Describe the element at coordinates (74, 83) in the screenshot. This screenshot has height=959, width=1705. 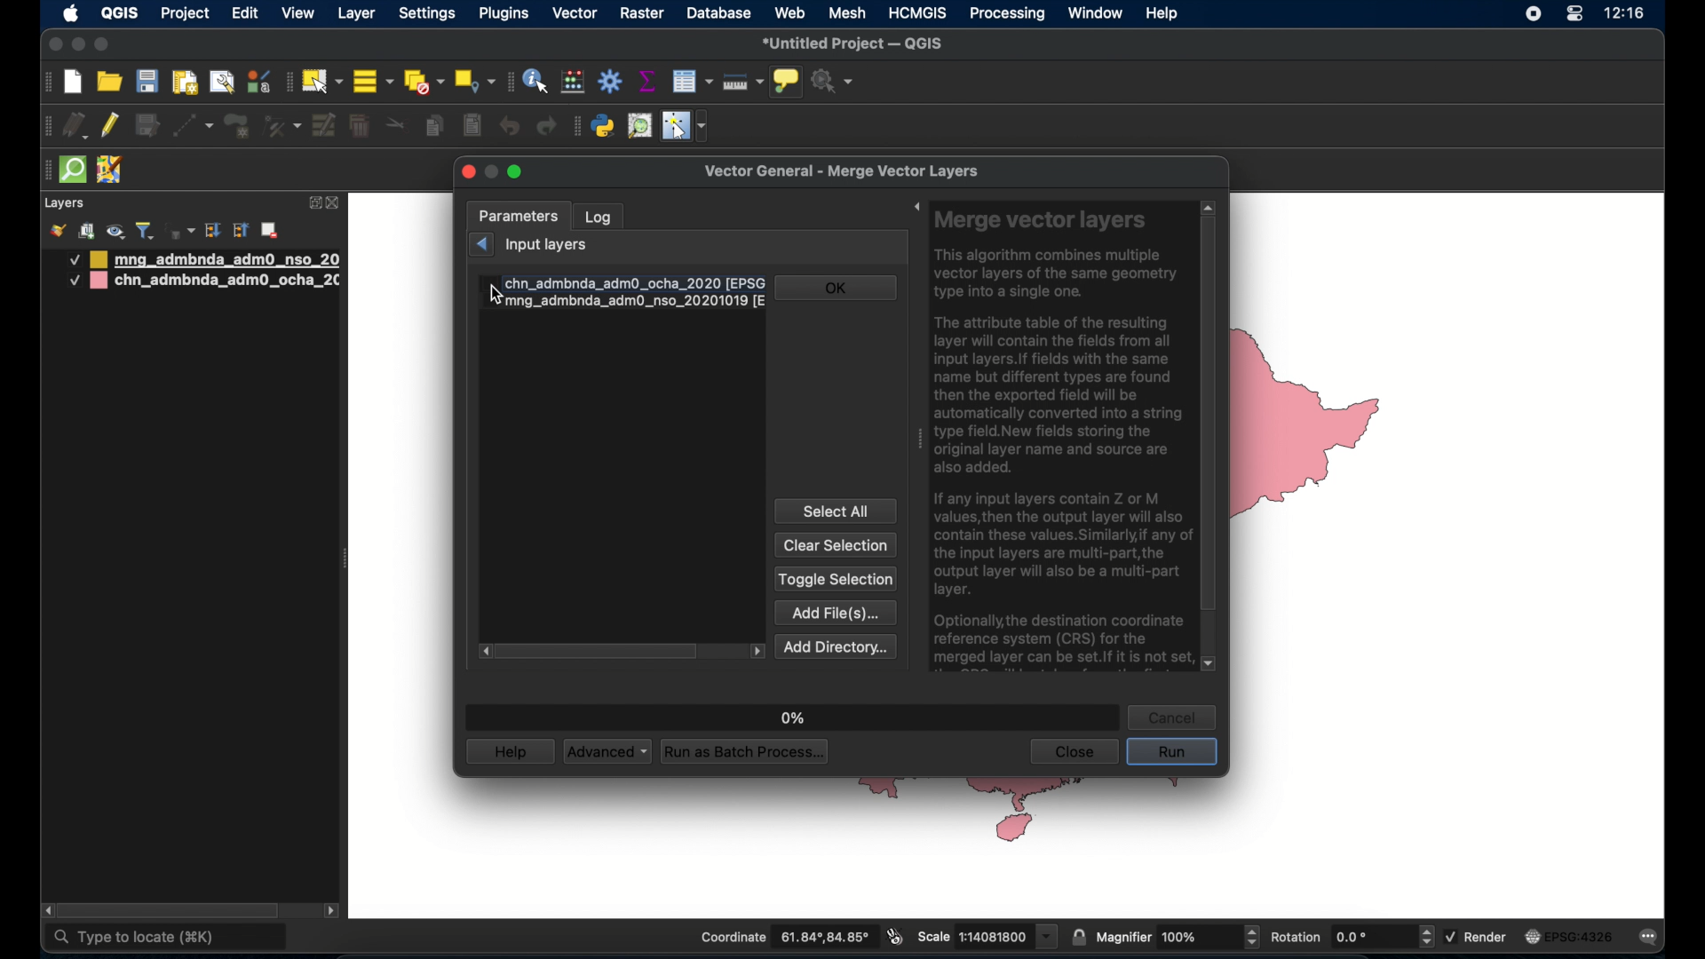
I see `create new project` at that location.